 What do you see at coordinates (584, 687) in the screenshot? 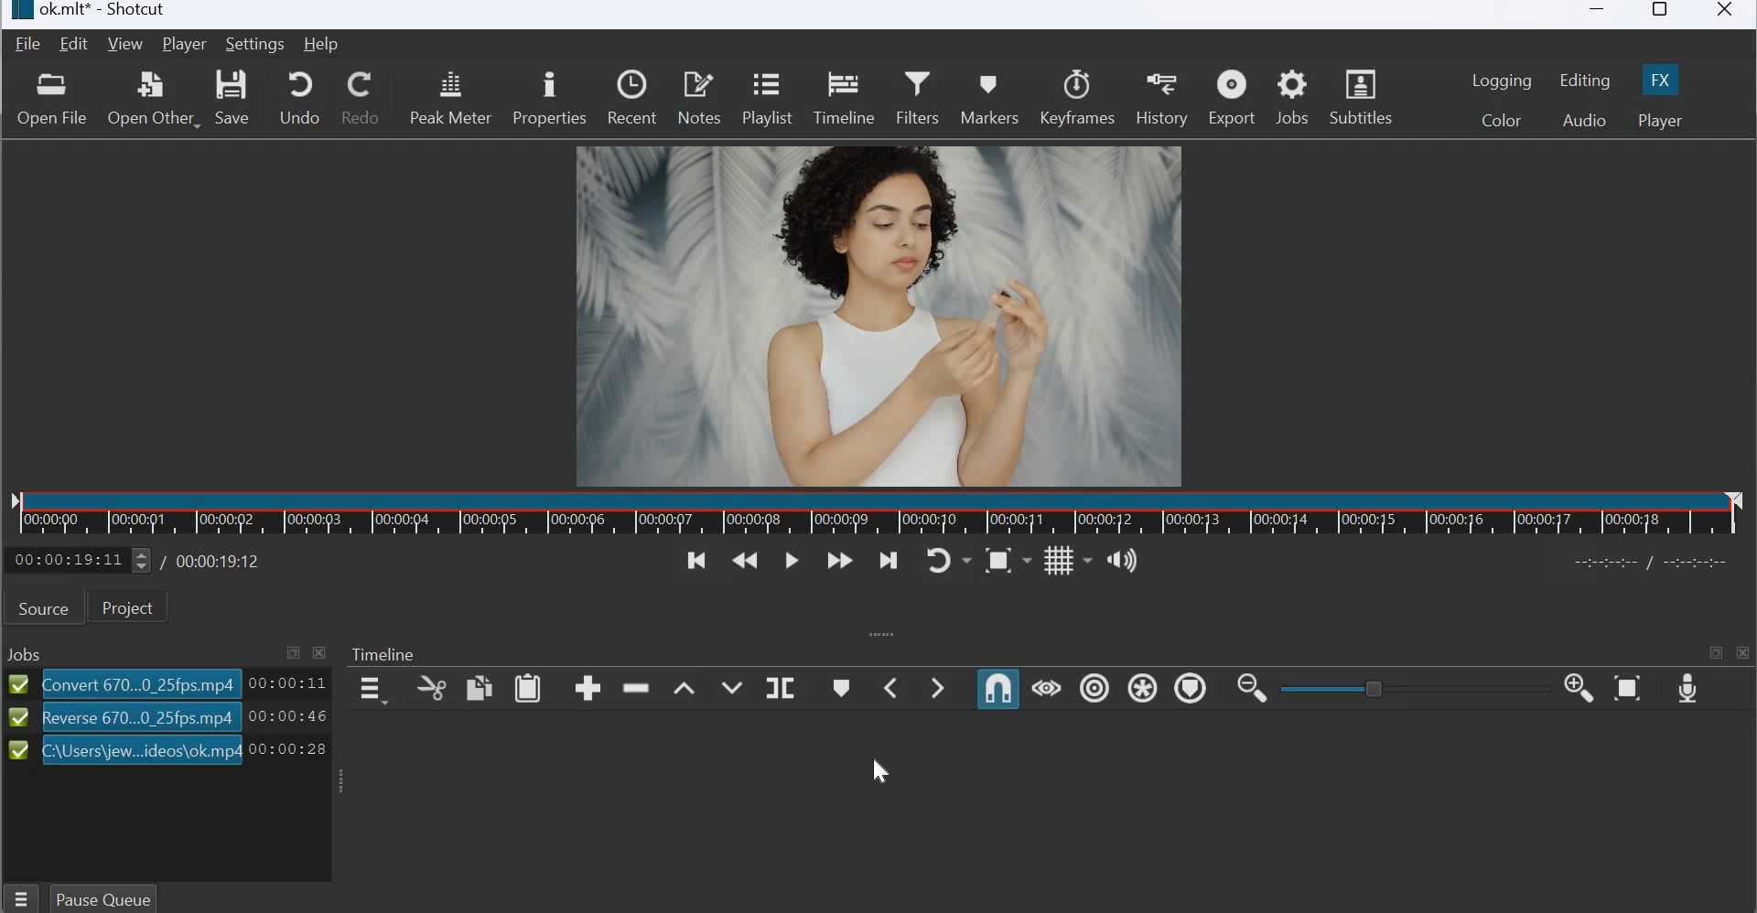
I see `append` at bounding box center [584, 687].